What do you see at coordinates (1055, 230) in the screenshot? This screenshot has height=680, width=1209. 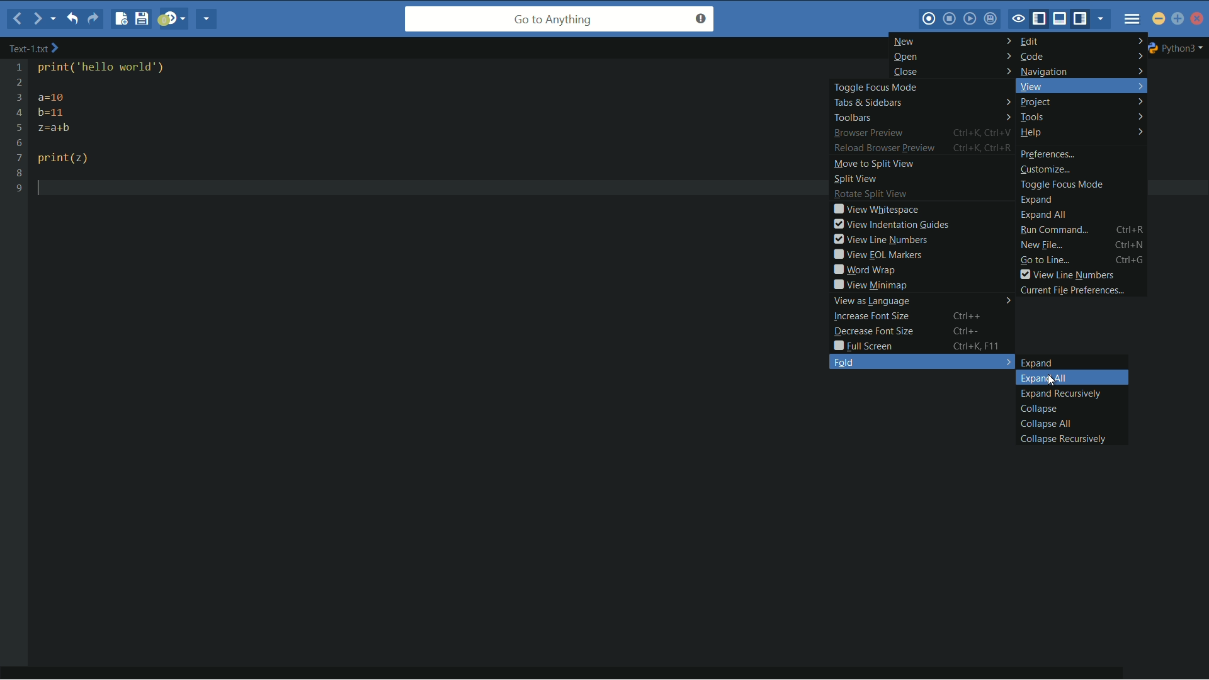 I see `run command` at bounding box center [1055, 230].